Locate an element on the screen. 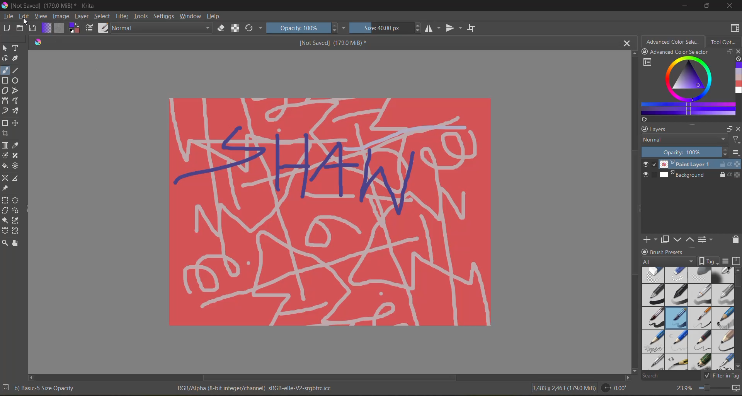 The width and height of the screenshot is (742, 396). horizontal scroll bar is located at coordinates (330, 377).